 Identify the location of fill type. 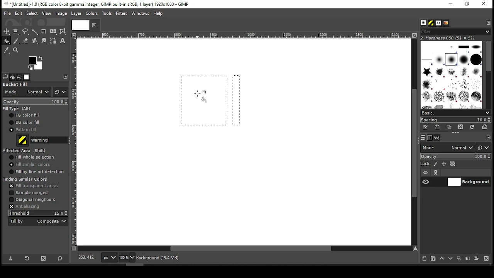
(18, 108).